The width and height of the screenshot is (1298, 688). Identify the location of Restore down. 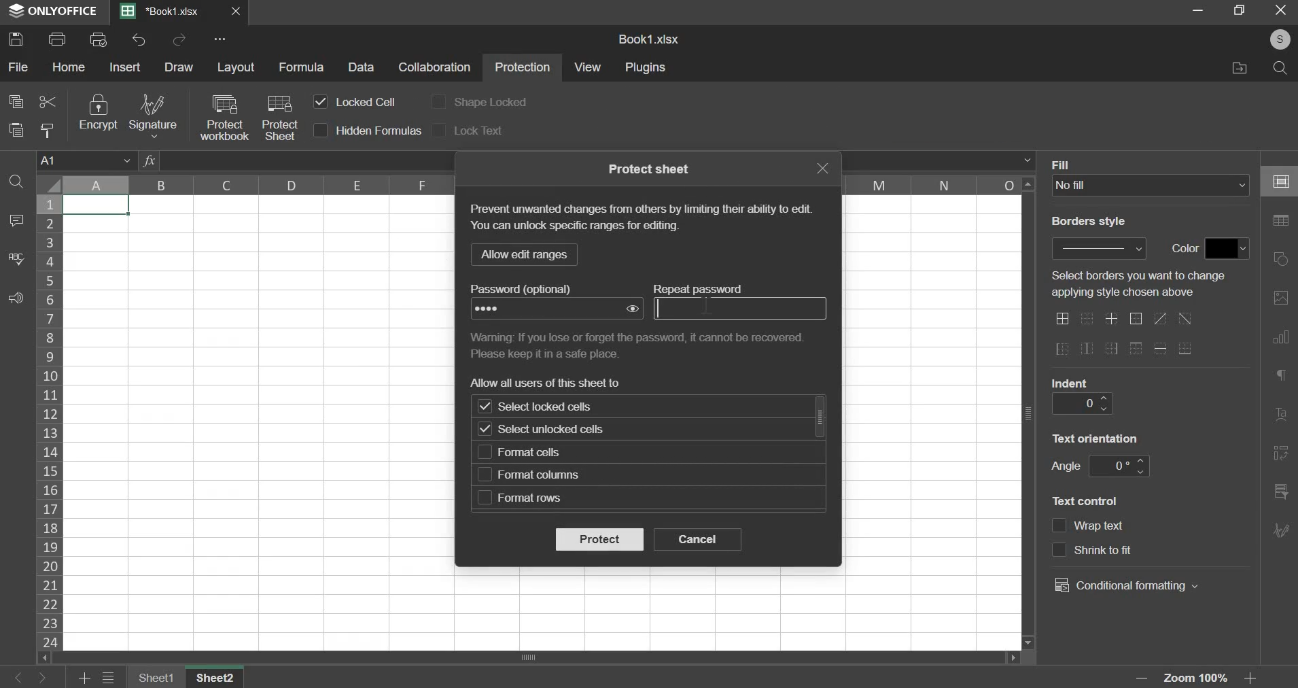
(1198, 10).